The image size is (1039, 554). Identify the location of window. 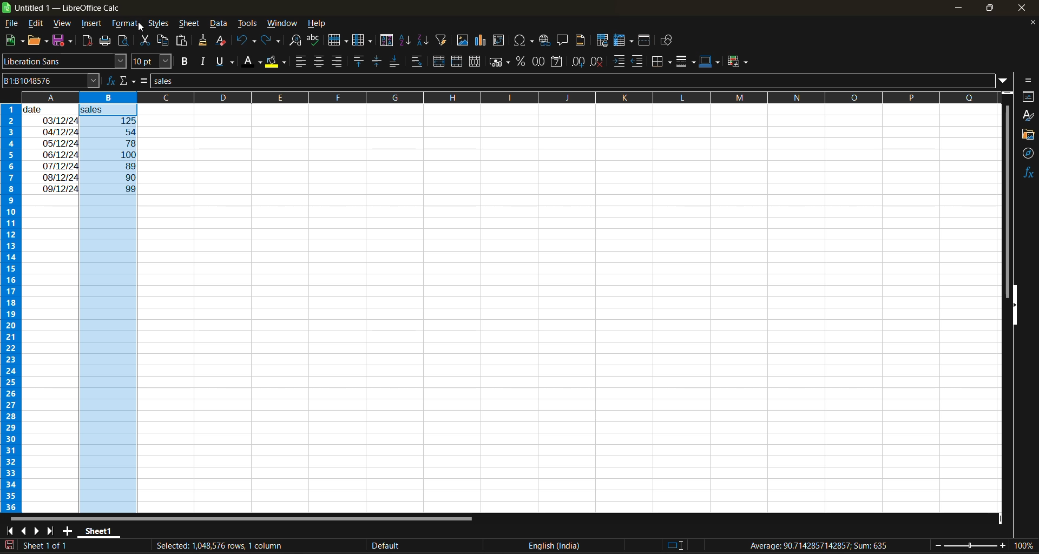
(281, 24).